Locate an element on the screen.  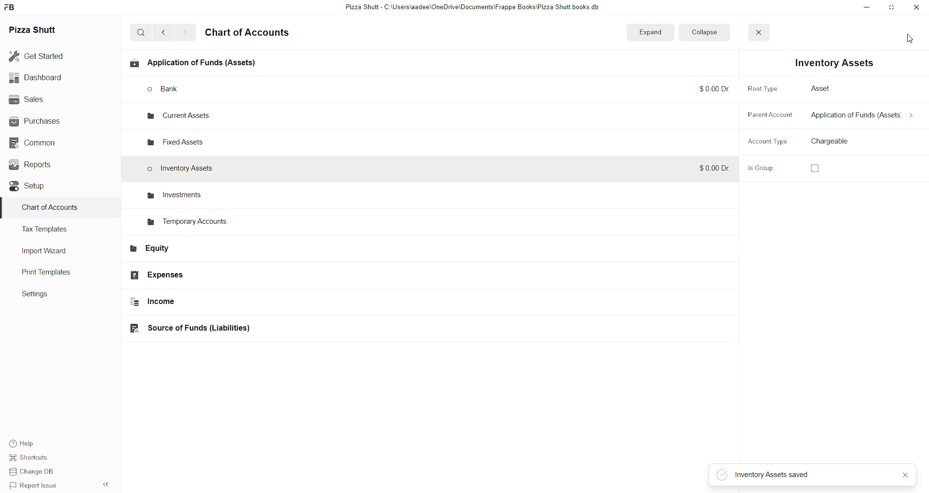
Tax Templates  is located at coordinates (57, 231).